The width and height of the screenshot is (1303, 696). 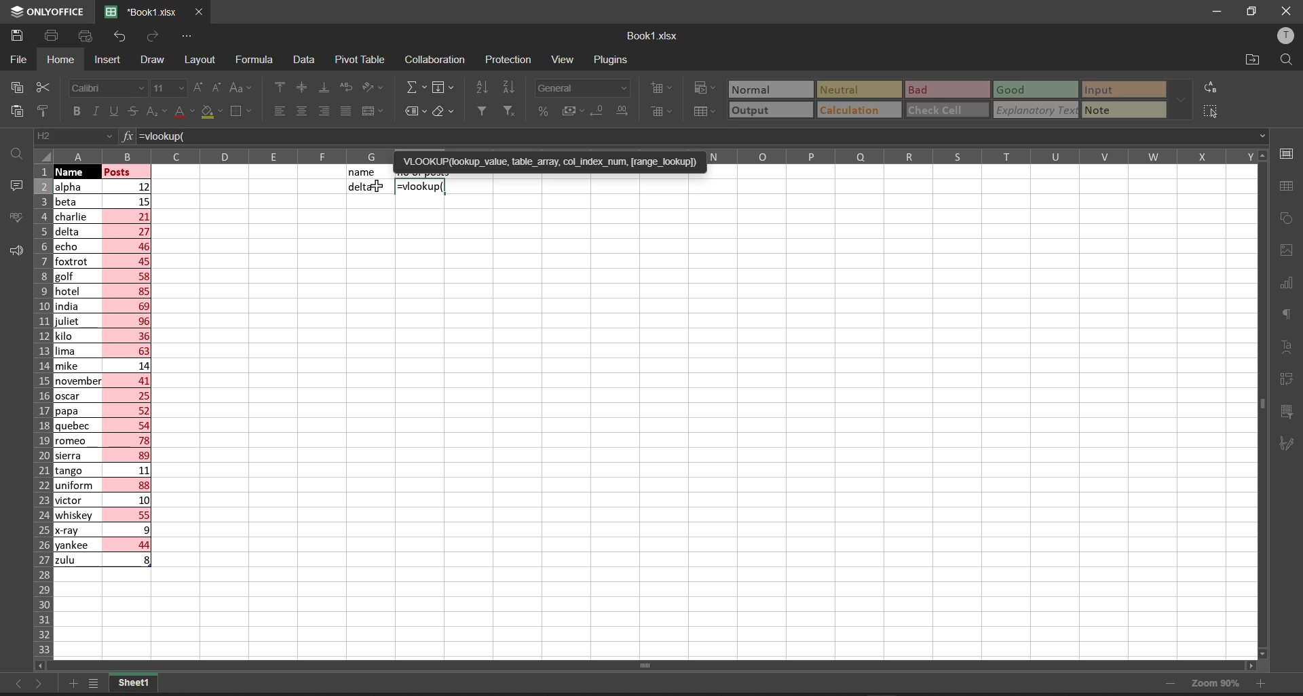 What do you see at coordinates (138, 12) in the screenshot?
I see `'Book1.xlsx` at bounding box center [138, 12].